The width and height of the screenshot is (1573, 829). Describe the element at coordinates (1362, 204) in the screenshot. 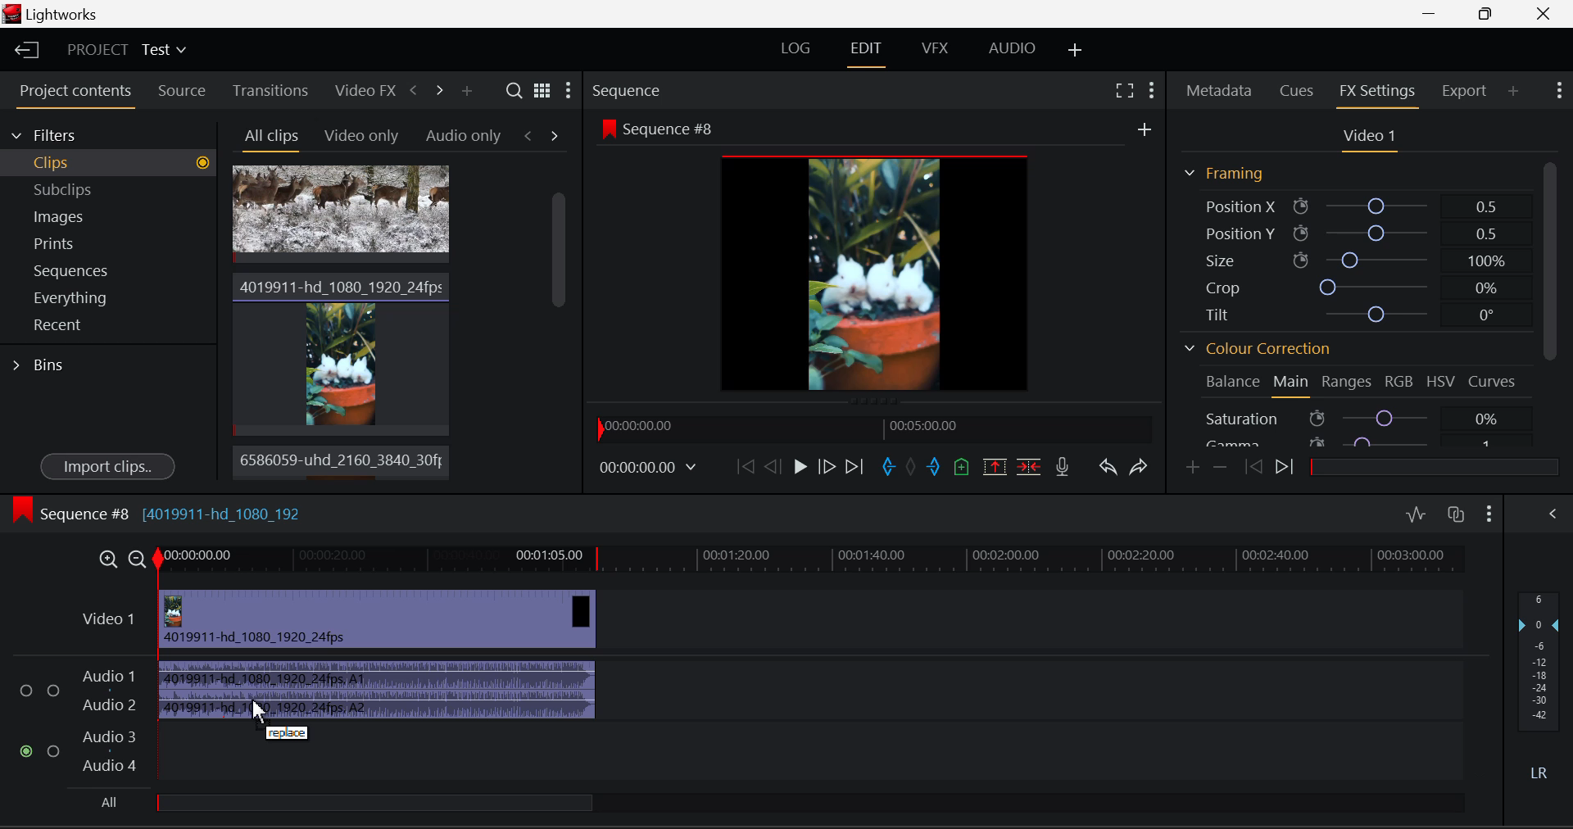

I see `Position X` at that location.